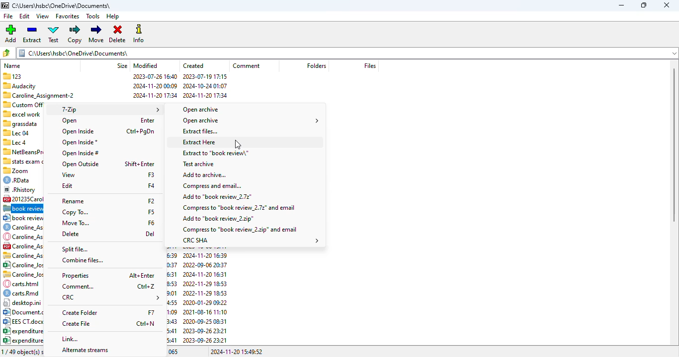 This screenshot has width=679, height=357. What do you see at coordinates (236, 352) in the screenshot?
I see `2024-11-20 15:49` at bounding box center [236, 352].